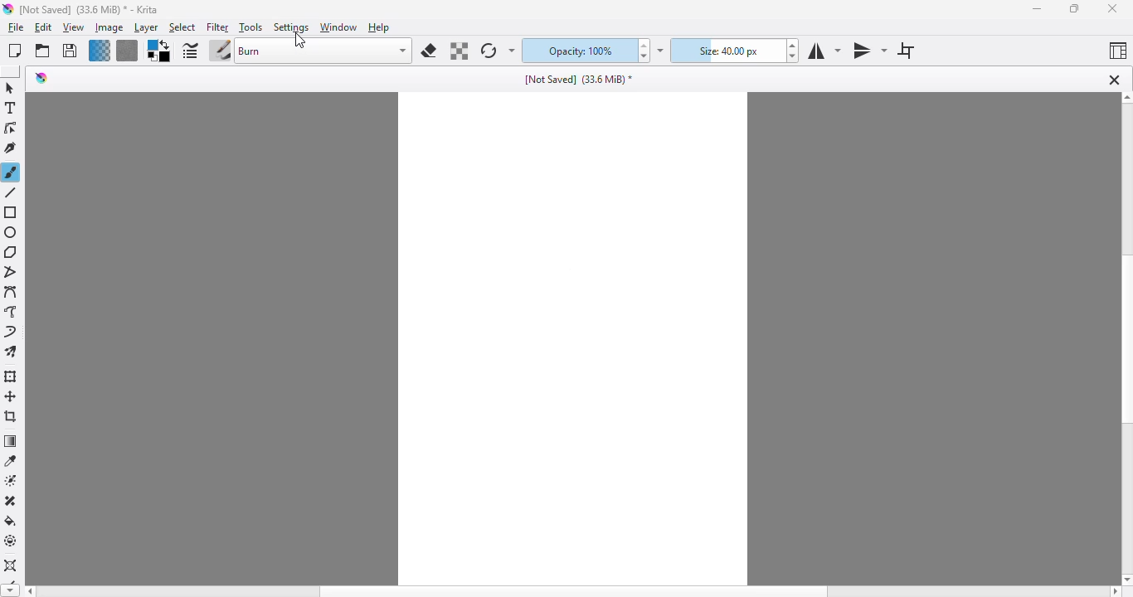 This screenshot has width=1133, height=597. Describe the element at coordinates (10, 129) in the screenshot. I see `edit shapes tool` at that location.